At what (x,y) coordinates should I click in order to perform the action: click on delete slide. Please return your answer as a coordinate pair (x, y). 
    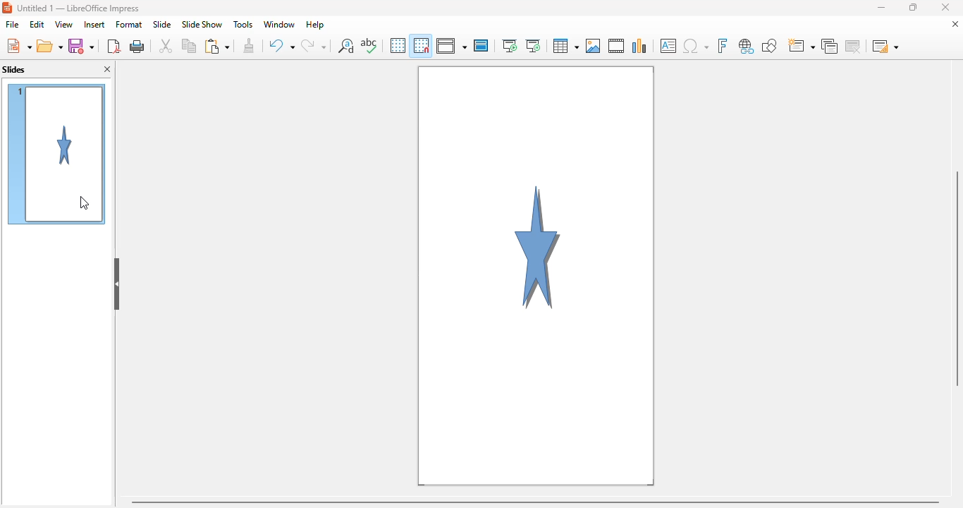
    Looking at the image, I should click on (853, 46).